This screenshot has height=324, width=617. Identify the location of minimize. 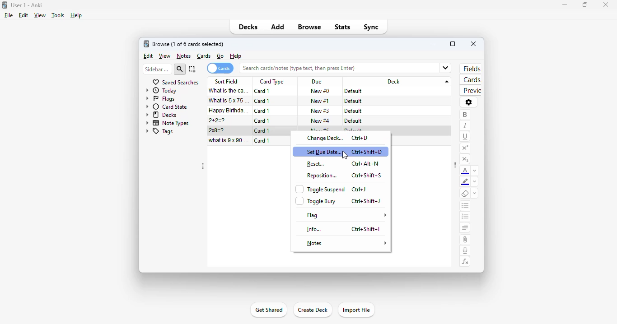
(562, 5).